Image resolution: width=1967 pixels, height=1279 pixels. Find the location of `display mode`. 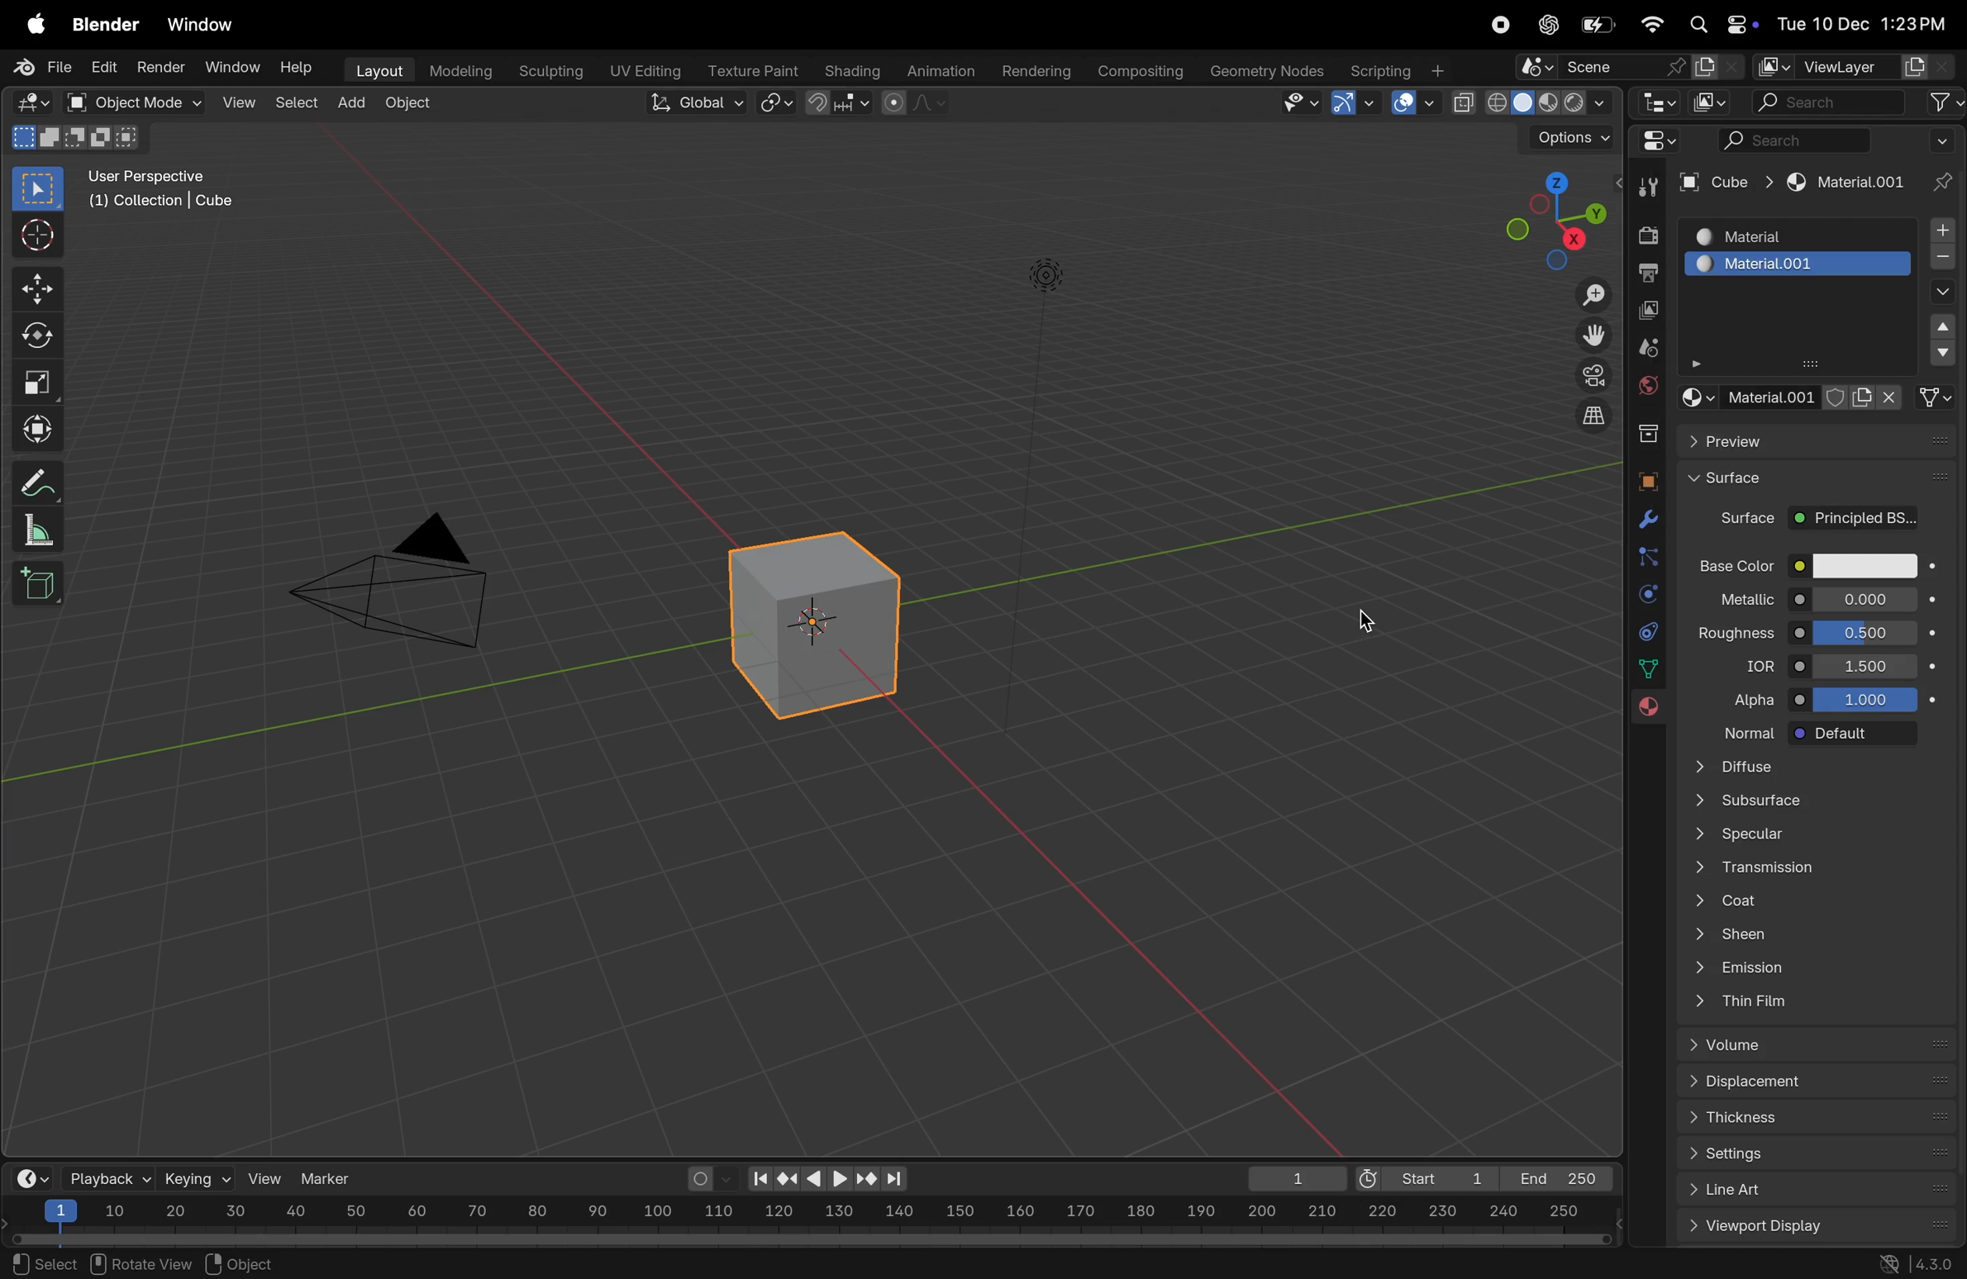

display mode is located at coordinates (1712, 102).